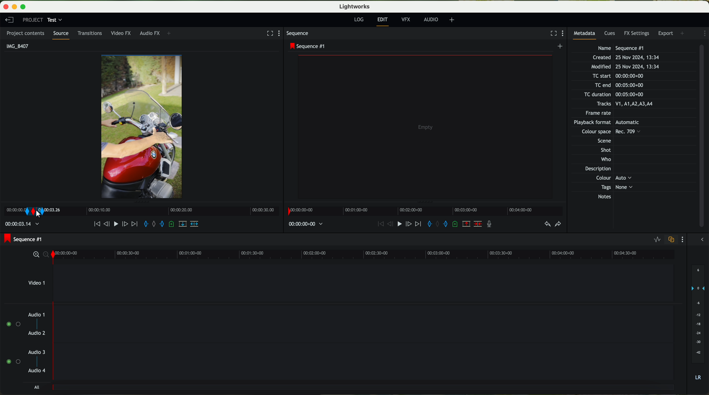 This screenshot has width=709, height=395. Describe the element at coordinates (42, 20) in the screenshot. I see `project: test` at that location.